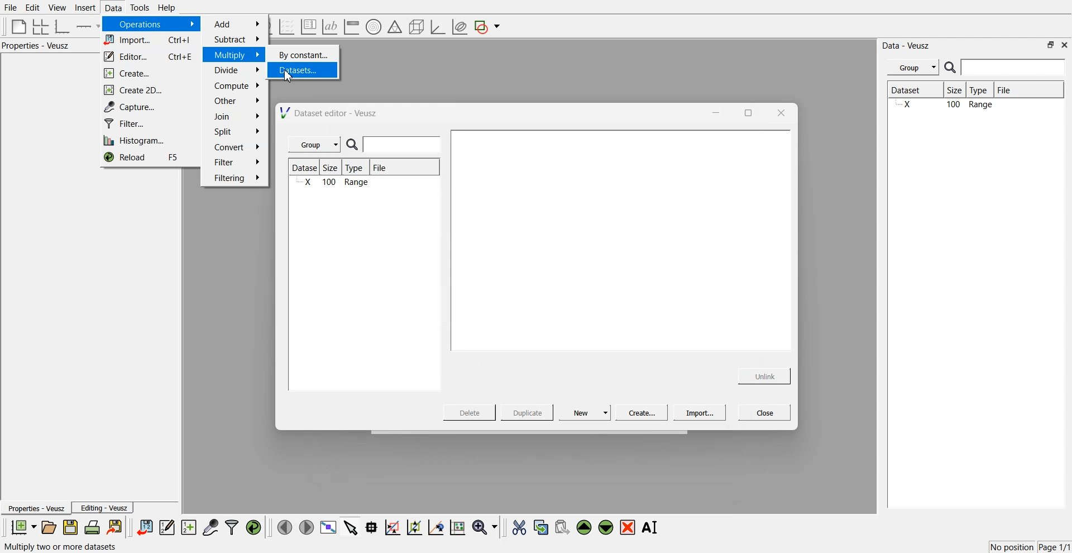  I want to click on capture data points, so click(211, 528).